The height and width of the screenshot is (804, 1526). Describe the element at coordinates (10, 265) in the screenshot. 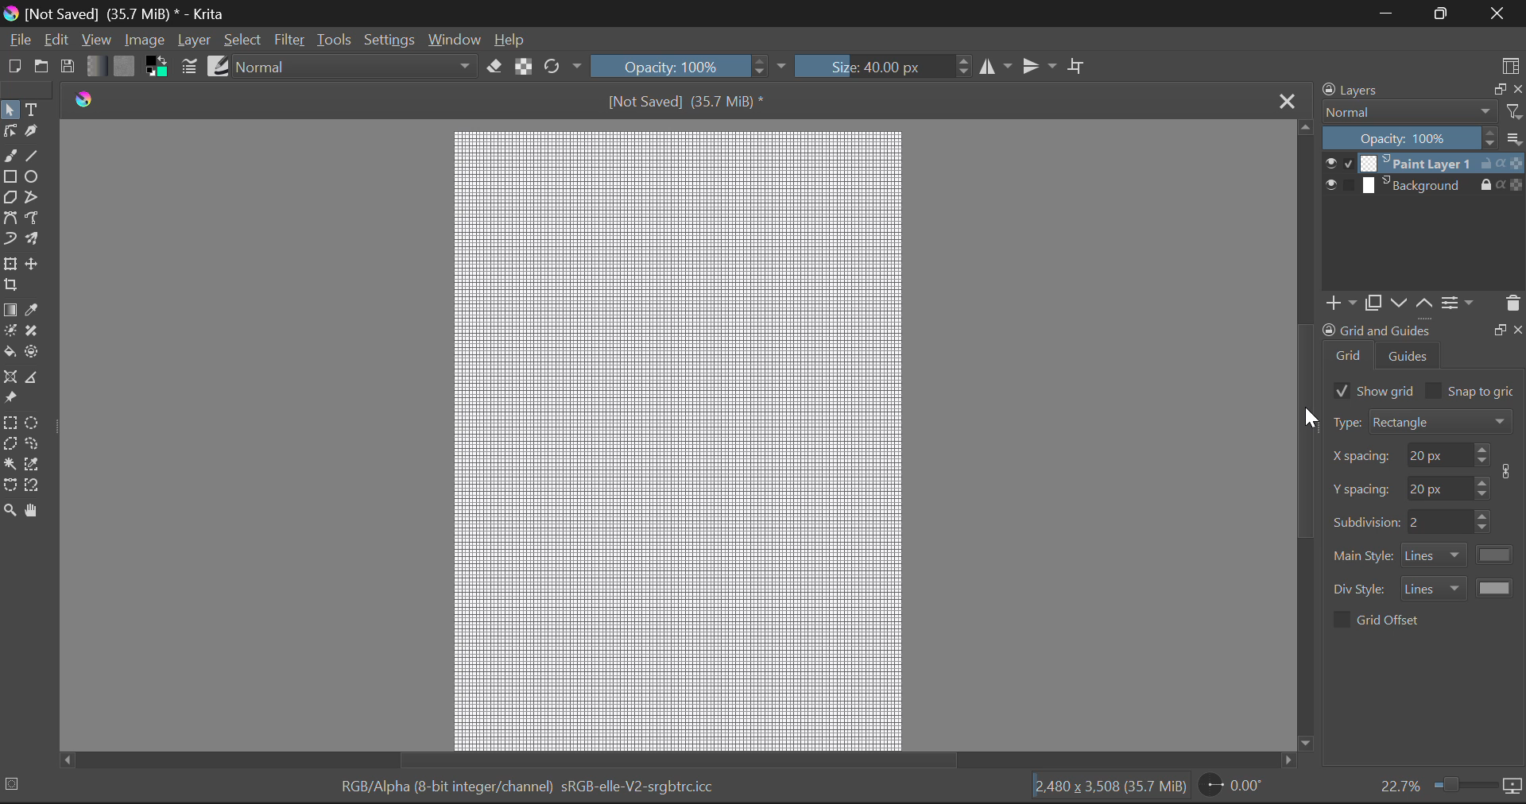

I see `Transform Layer` at that location.